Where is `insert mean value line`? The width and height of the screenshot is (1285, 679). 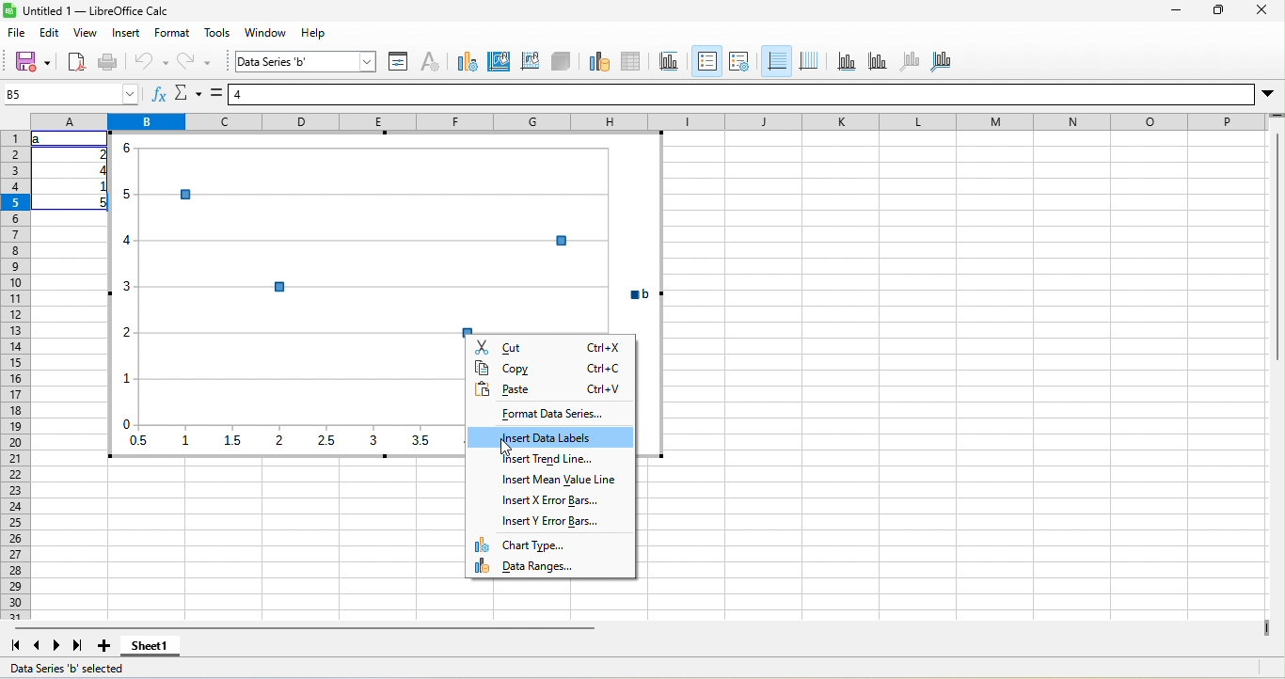 insert mean value line is located at coordinates (549, 480).